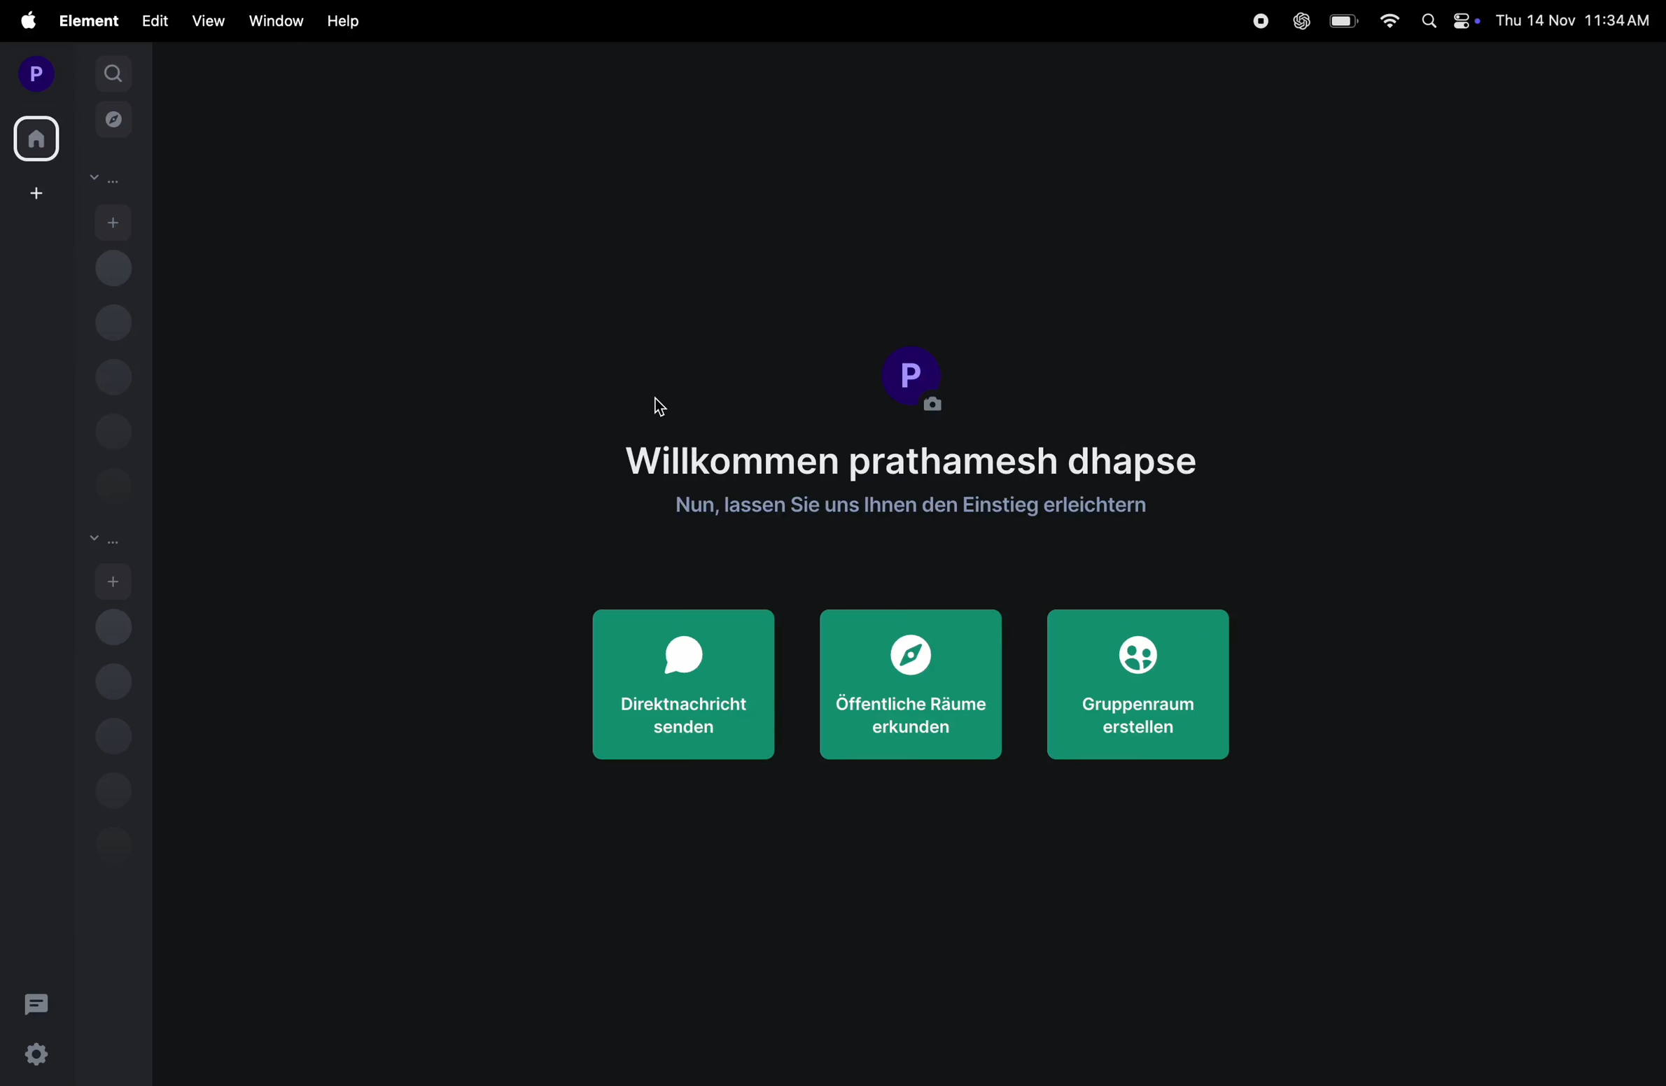  What do you see at coordinates (85, 20) in the screenshot?
I see `element` at bounding box center [85, 20].